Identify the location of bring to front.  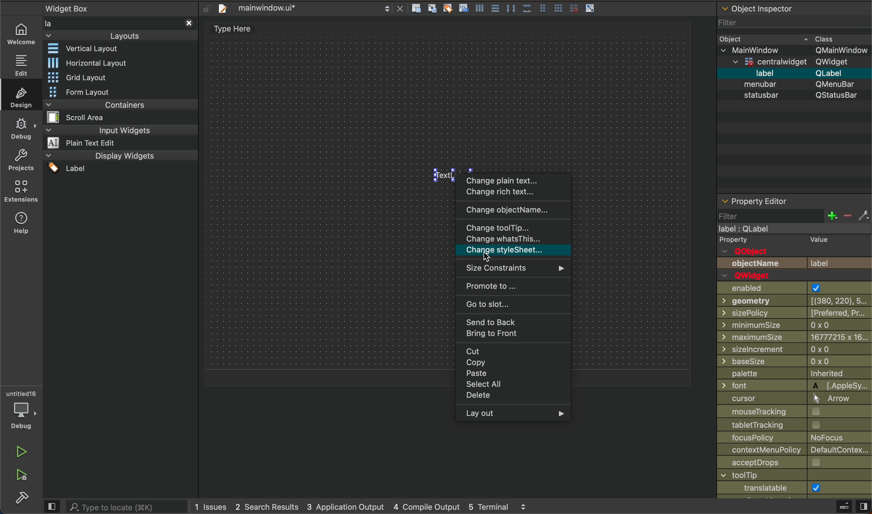
(515, 336).